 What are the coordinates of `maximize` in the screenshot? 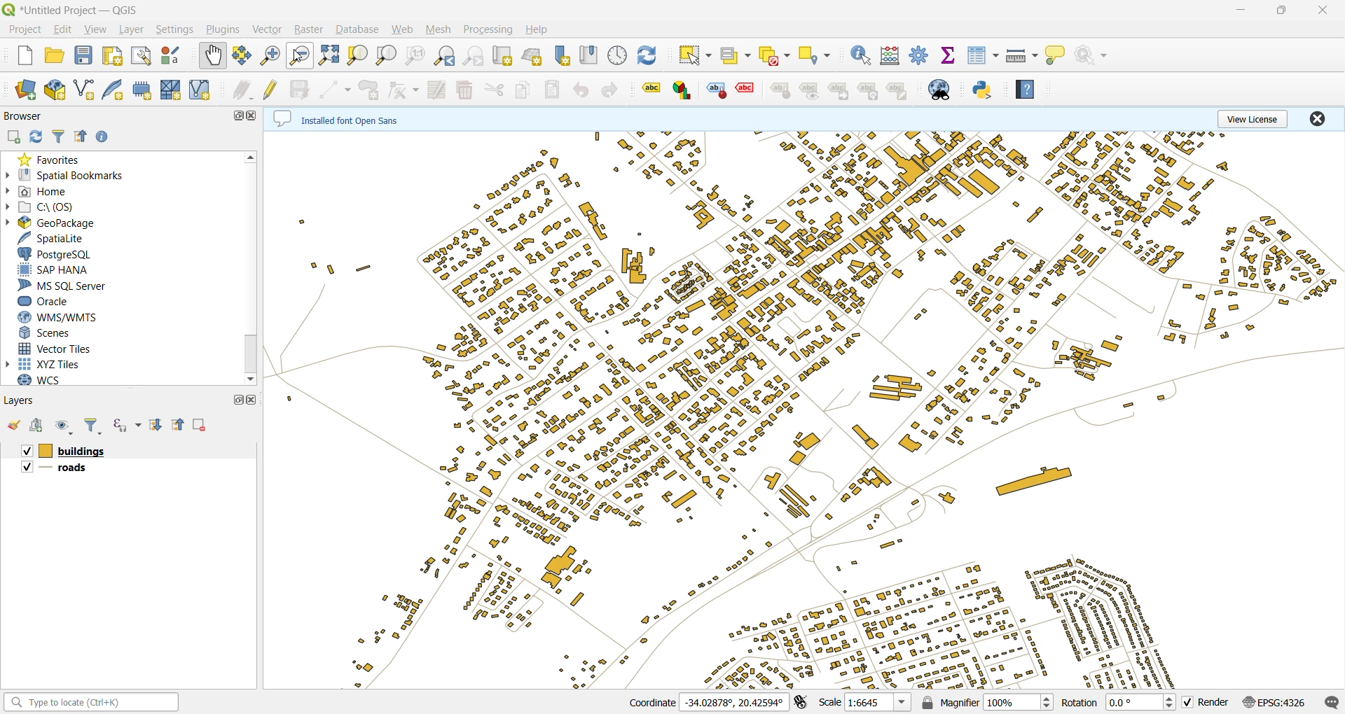 It's located at (1286, 11).